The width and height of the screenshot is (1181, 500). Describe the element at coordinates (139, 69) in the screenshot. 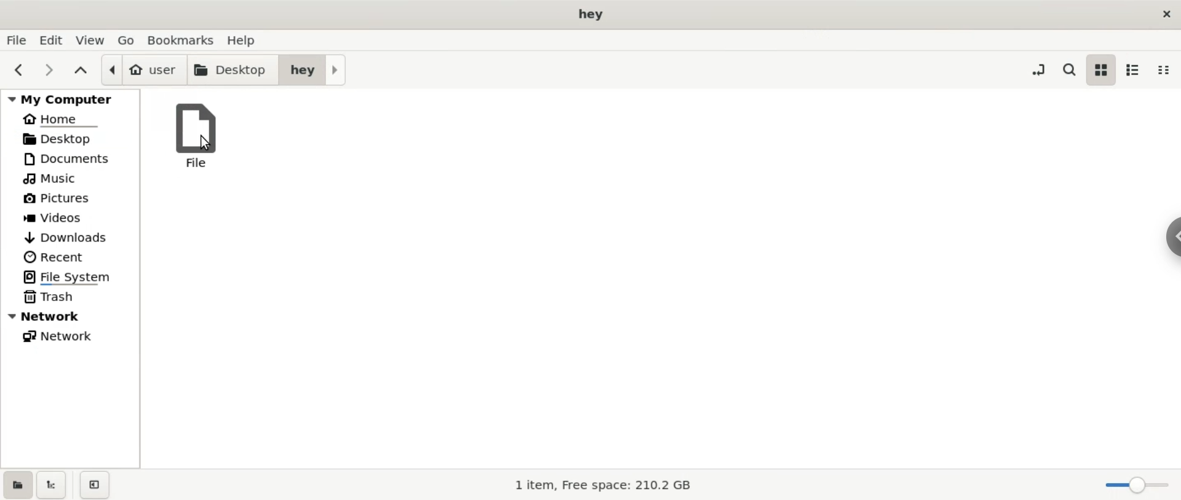

I see `user` at that location.